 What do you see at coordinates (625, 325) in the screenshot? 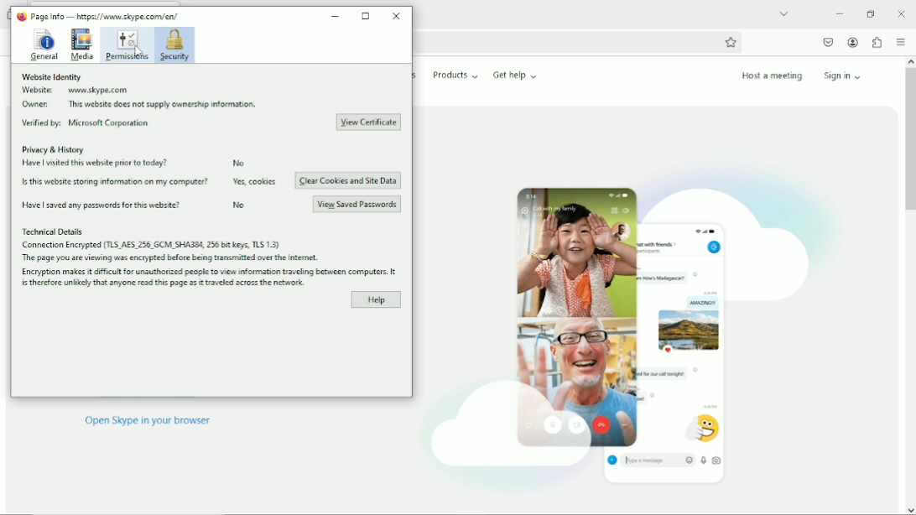
I see `Videocall/chat` at bounding box center [625, 325].